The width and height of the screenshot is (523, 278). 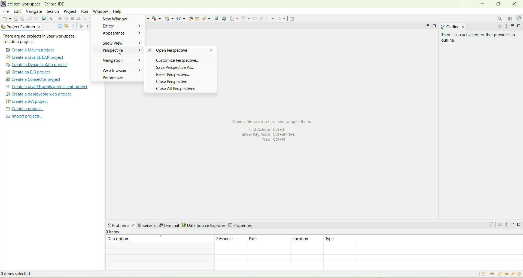 I want to click on view menu, so click(x=507, y=225).